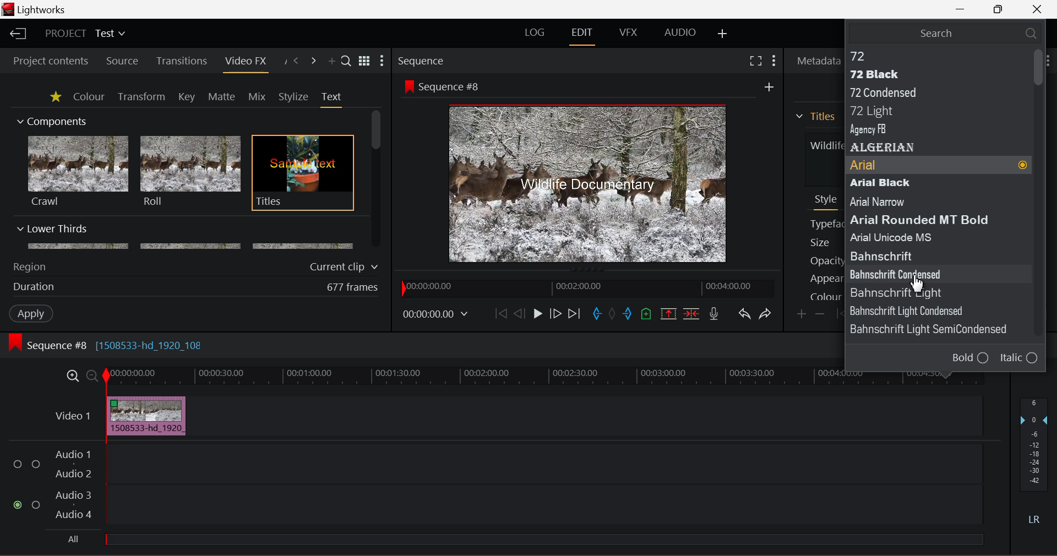 The width and height of the screenshot is (1057, 556). What do you see at coordinates (117, 345) in the screenshot?
I see `Sequence #8 [1508533-hd_1920_108` at bounding box center [117, 345].